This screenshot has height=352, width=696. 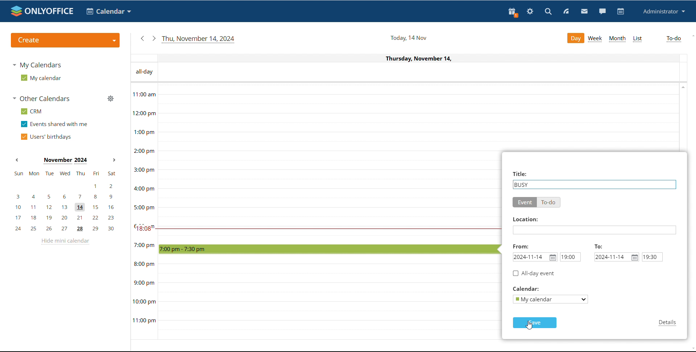 I want to click on details, so click(x=667, y=322).